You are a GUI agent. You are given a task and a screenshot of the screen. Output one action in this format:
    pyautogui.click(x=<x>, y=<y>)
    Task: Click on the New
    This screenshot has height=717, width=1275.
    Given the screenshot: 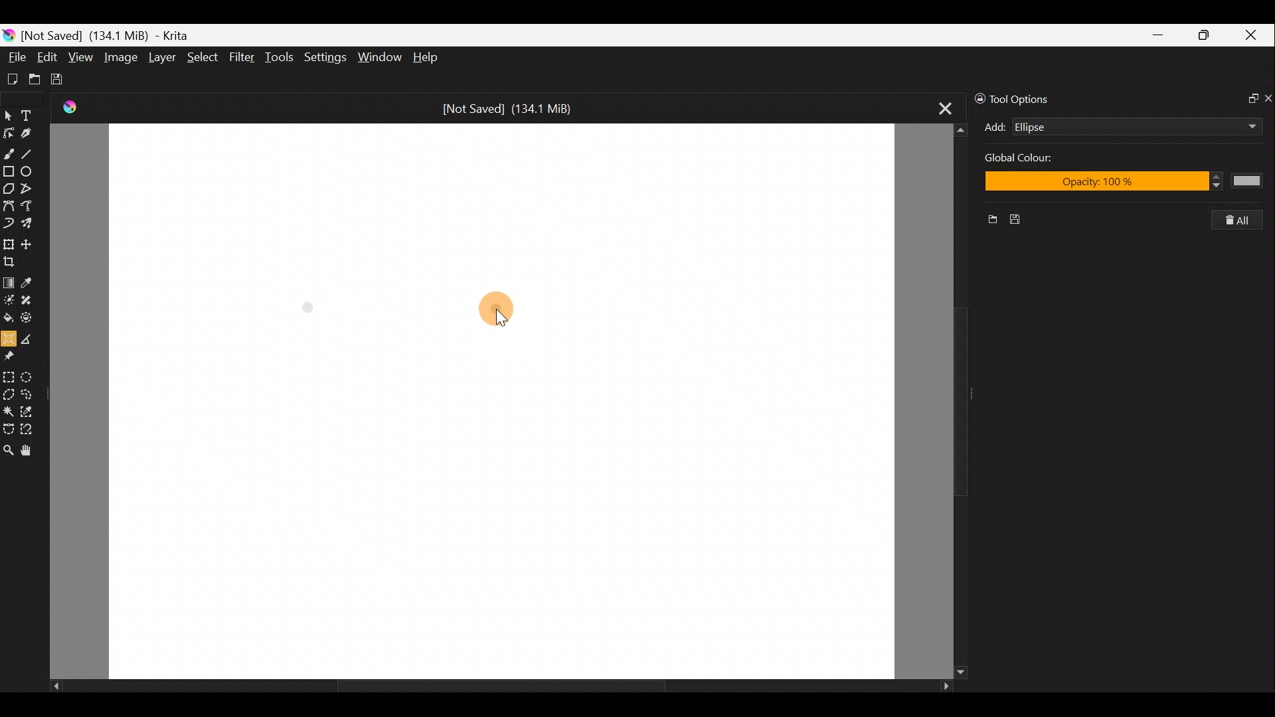 What is the action you would take?
    pyautogui.click(x=987, y=221)
    